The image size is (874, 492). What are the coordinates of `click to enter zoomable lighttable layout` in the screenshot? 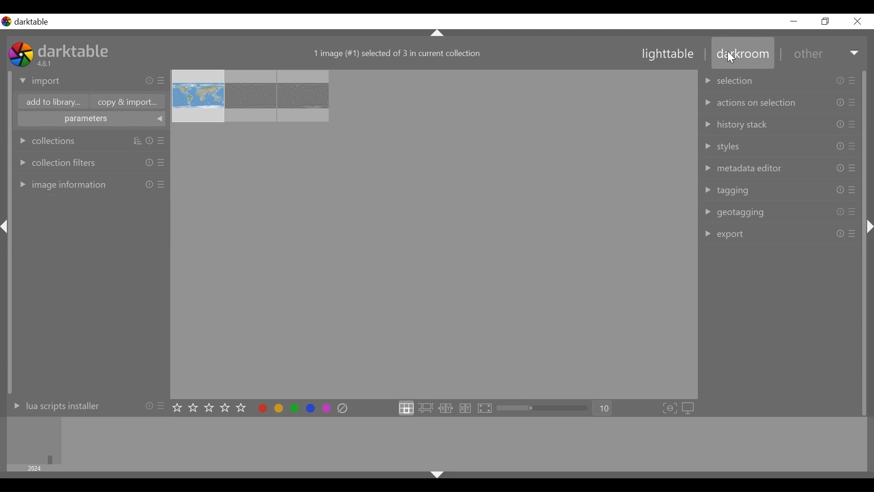 It's located at (426, 408).